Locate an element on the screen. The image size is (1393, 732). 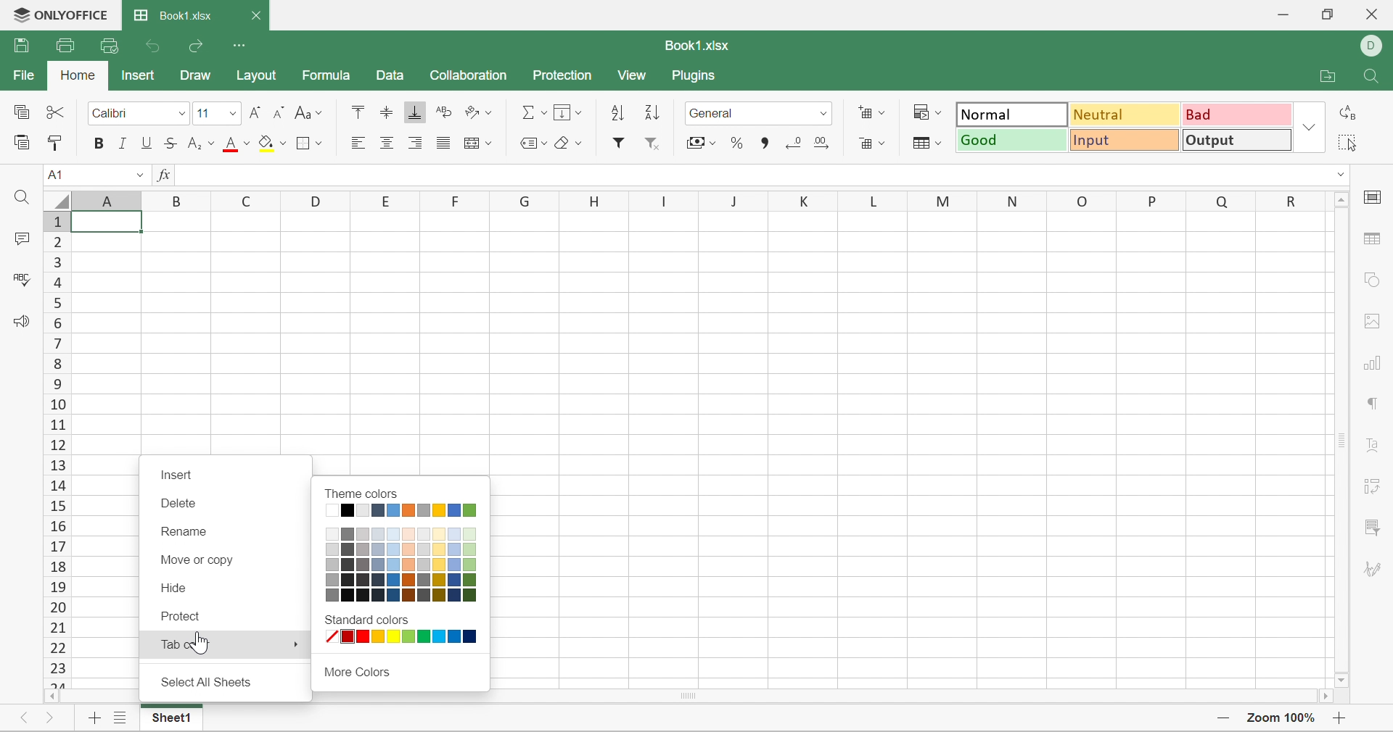
Percent style is located at coordinates (738, 144).